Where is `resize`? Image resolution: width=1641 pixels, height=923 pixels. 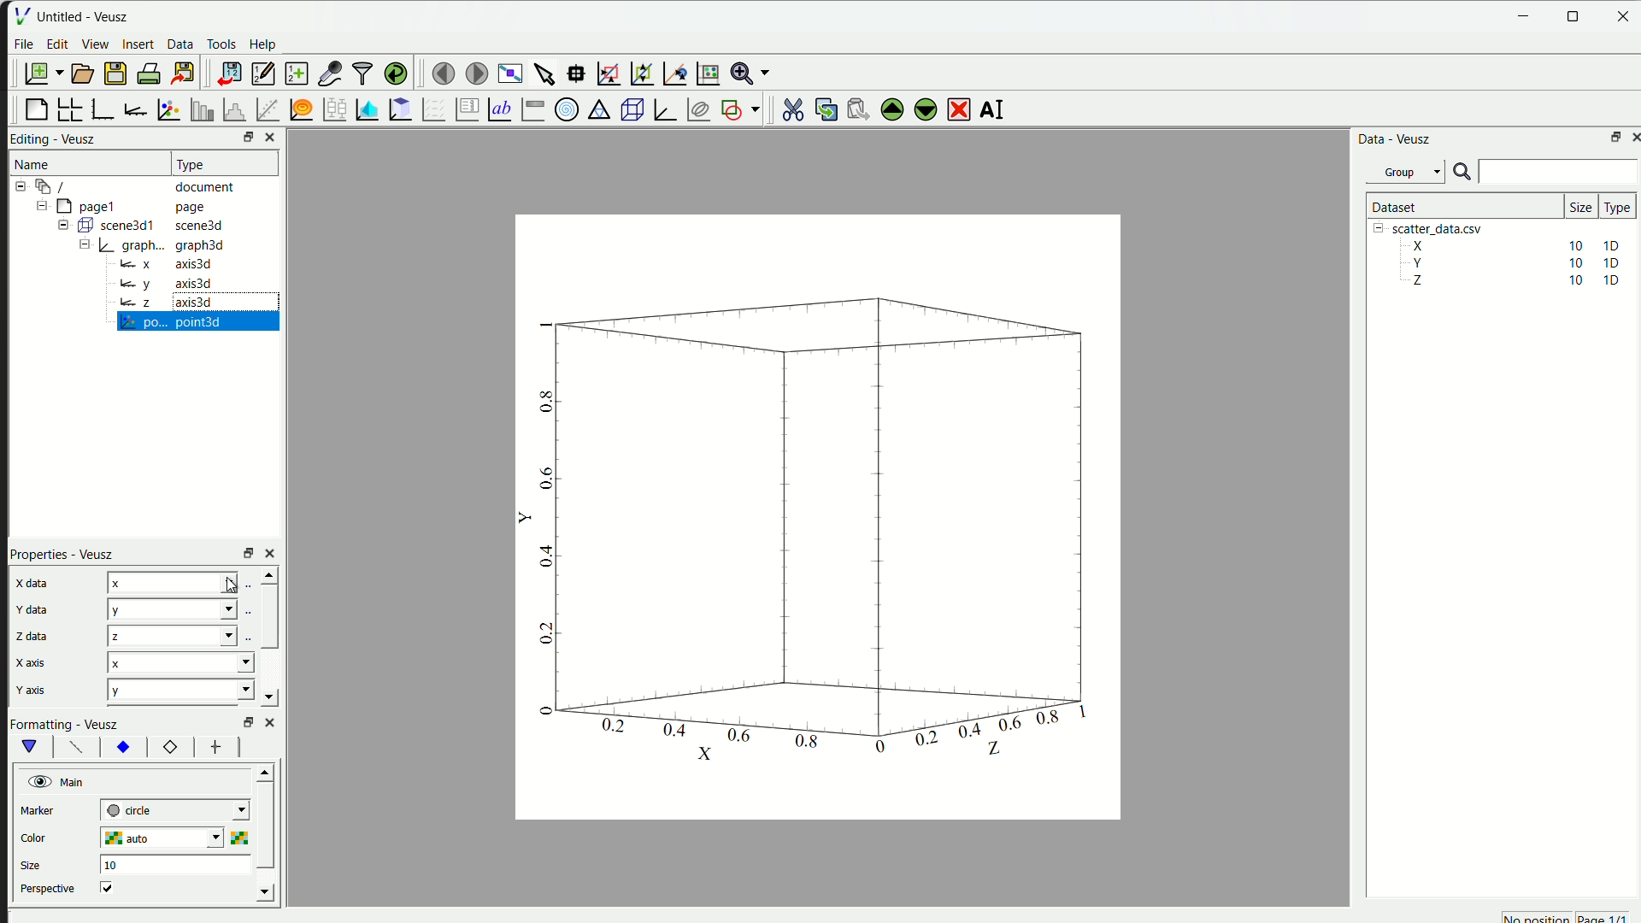 resize is located at coordinates (242, 138).